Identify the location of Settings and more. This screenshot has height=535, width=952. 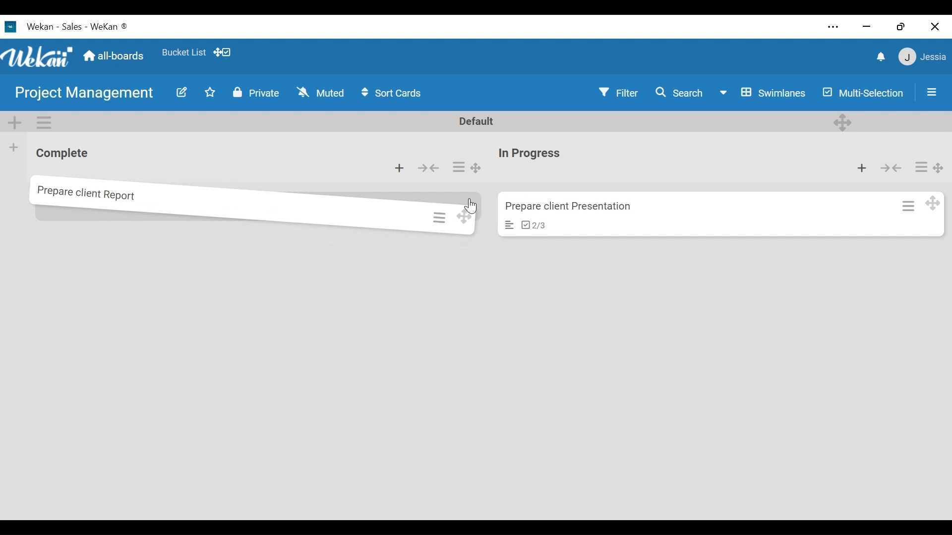
(829, 26).